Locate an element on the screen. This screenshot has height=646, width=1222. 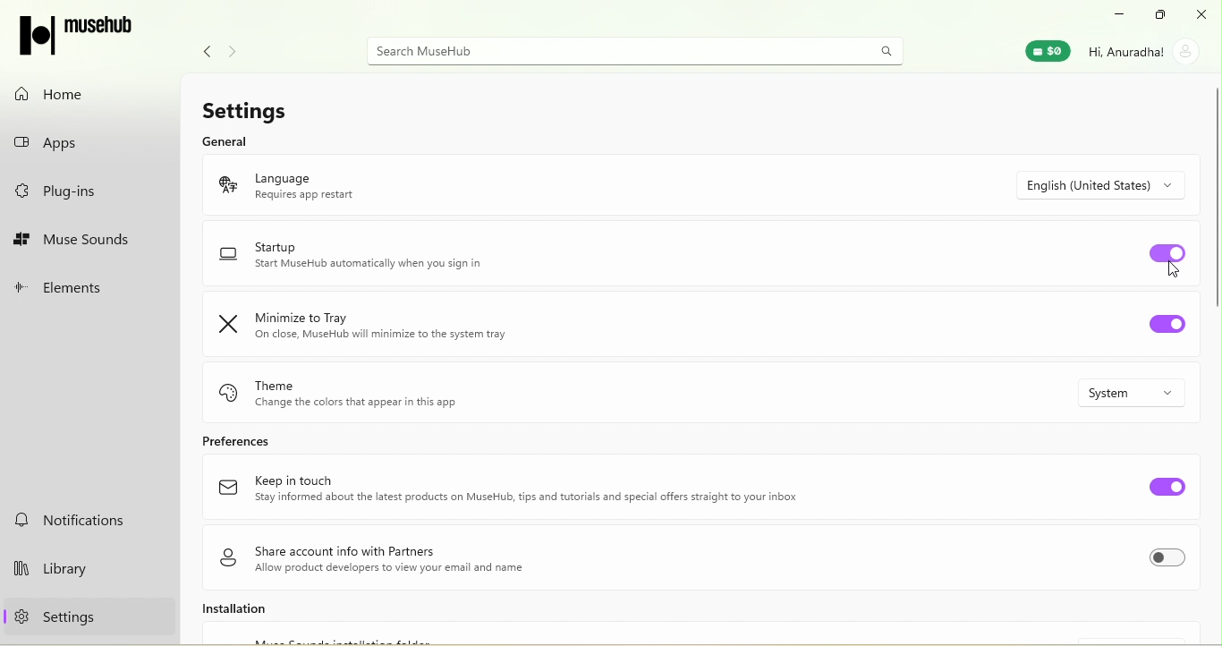
scroll bar is located at coordinates (1214, 196).